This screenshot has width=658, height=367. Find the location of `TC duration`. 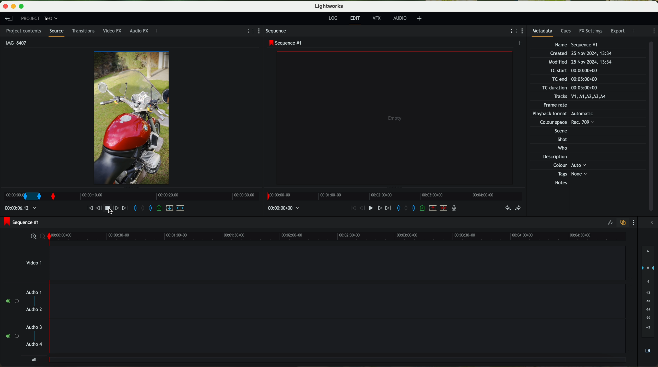

TC duration is located at coordinates (567, 88).